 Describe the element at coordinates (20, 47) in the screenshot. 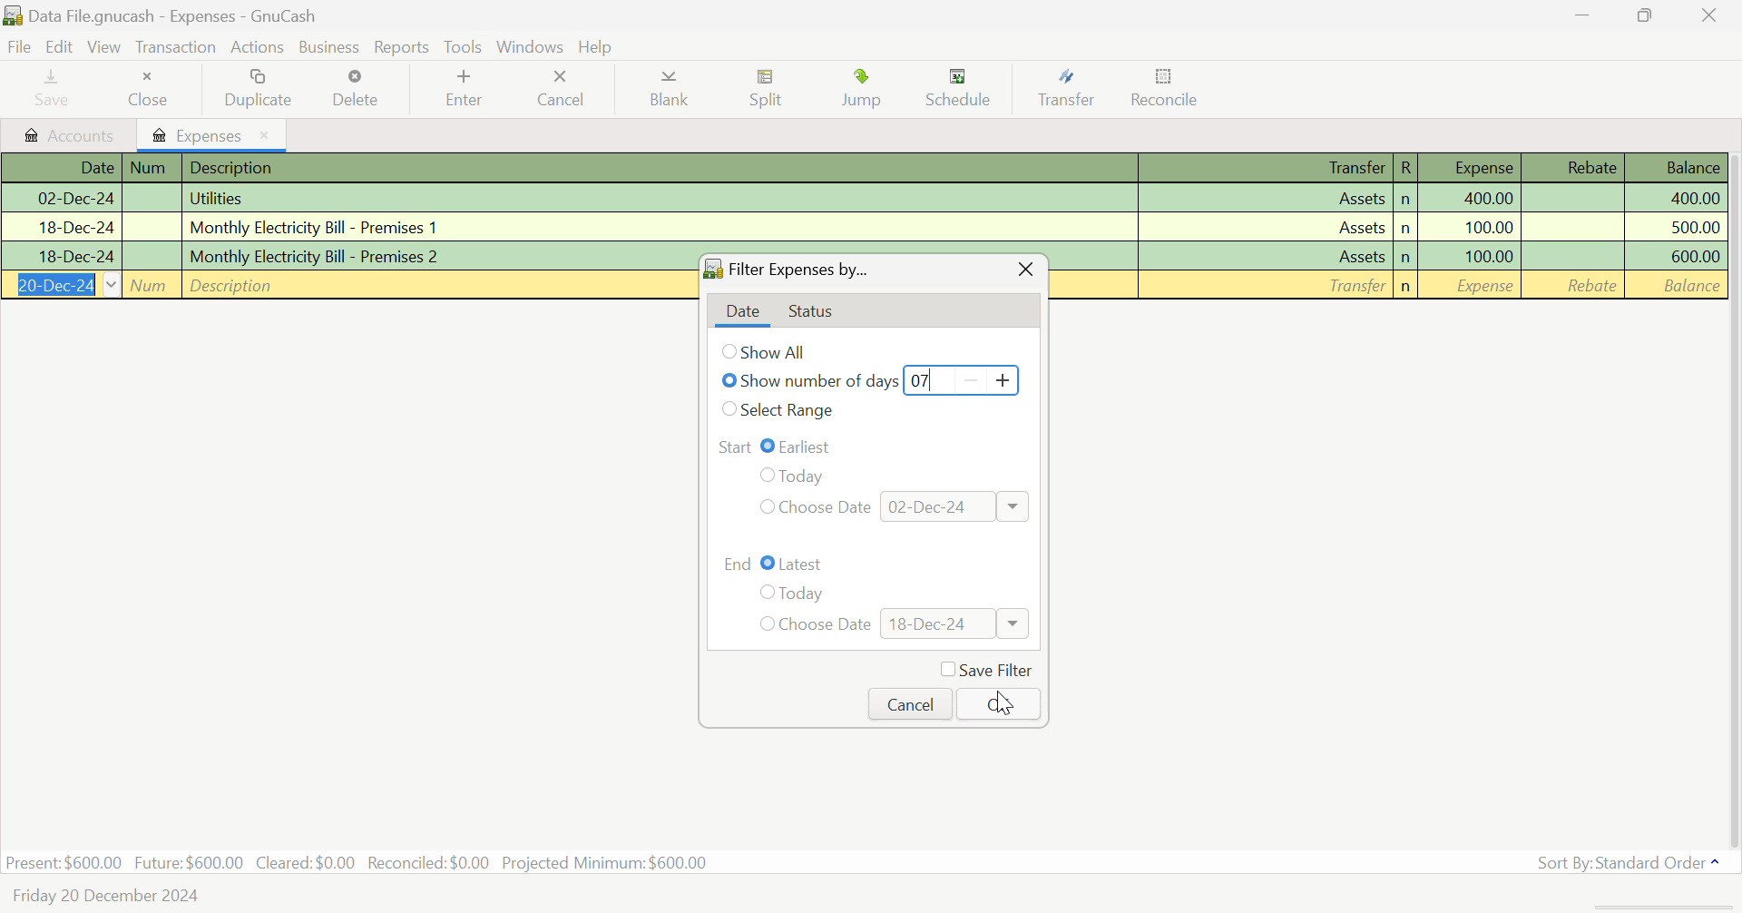

I see `File` at that location.